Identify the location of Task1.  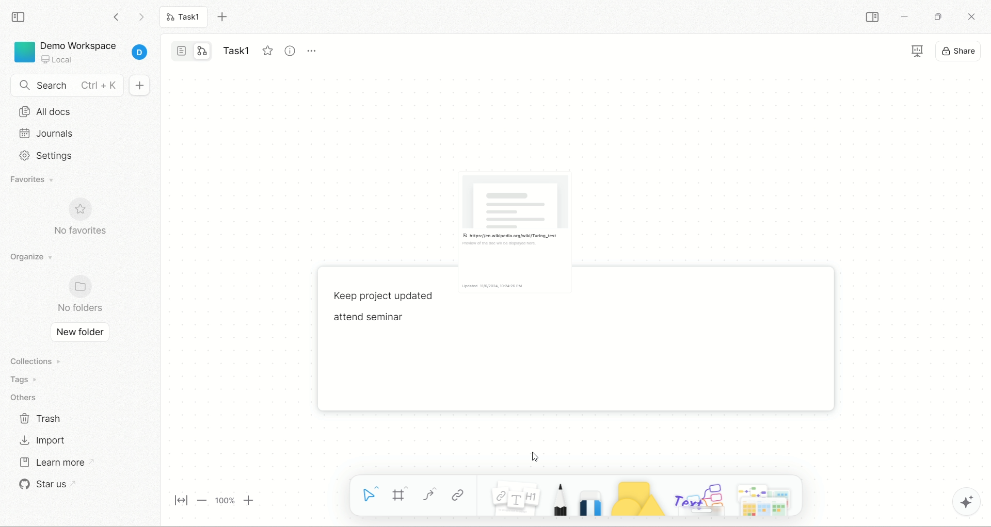
(187, 18).